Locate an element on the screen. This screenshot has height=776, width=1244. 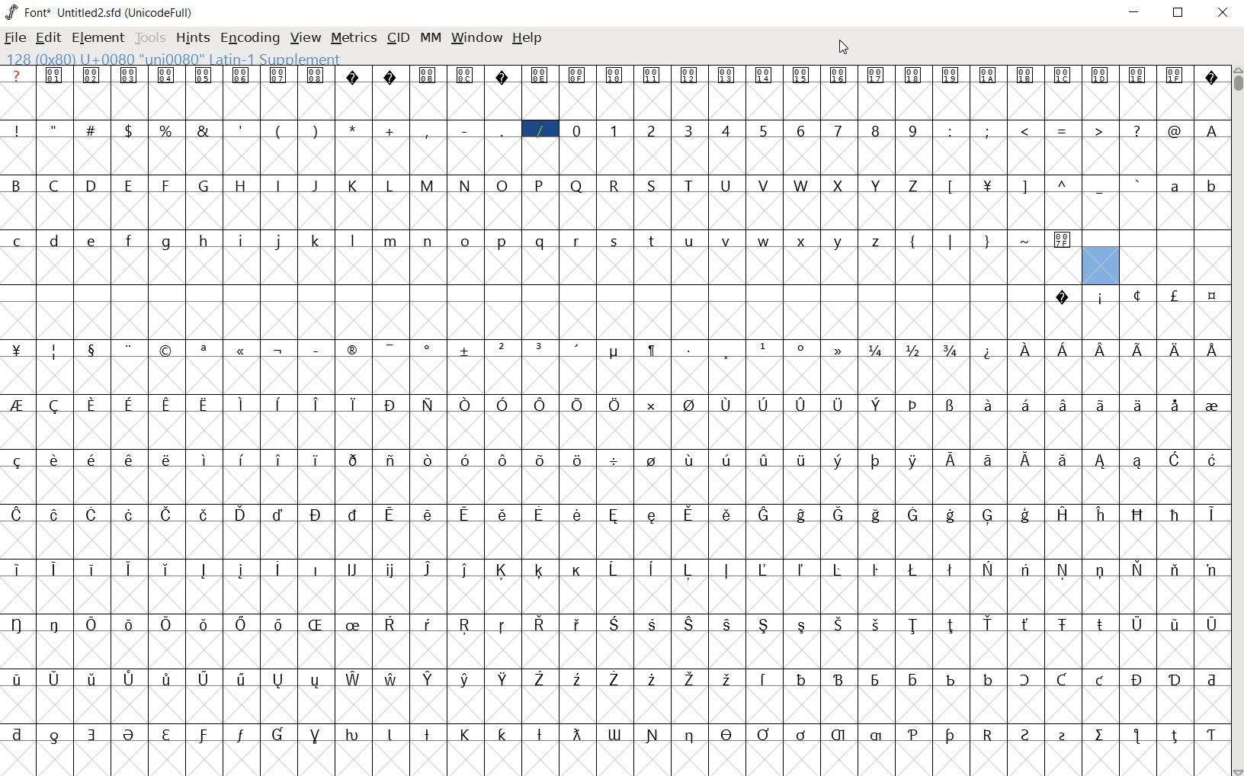
glyph is located at coordinates (502, 130).